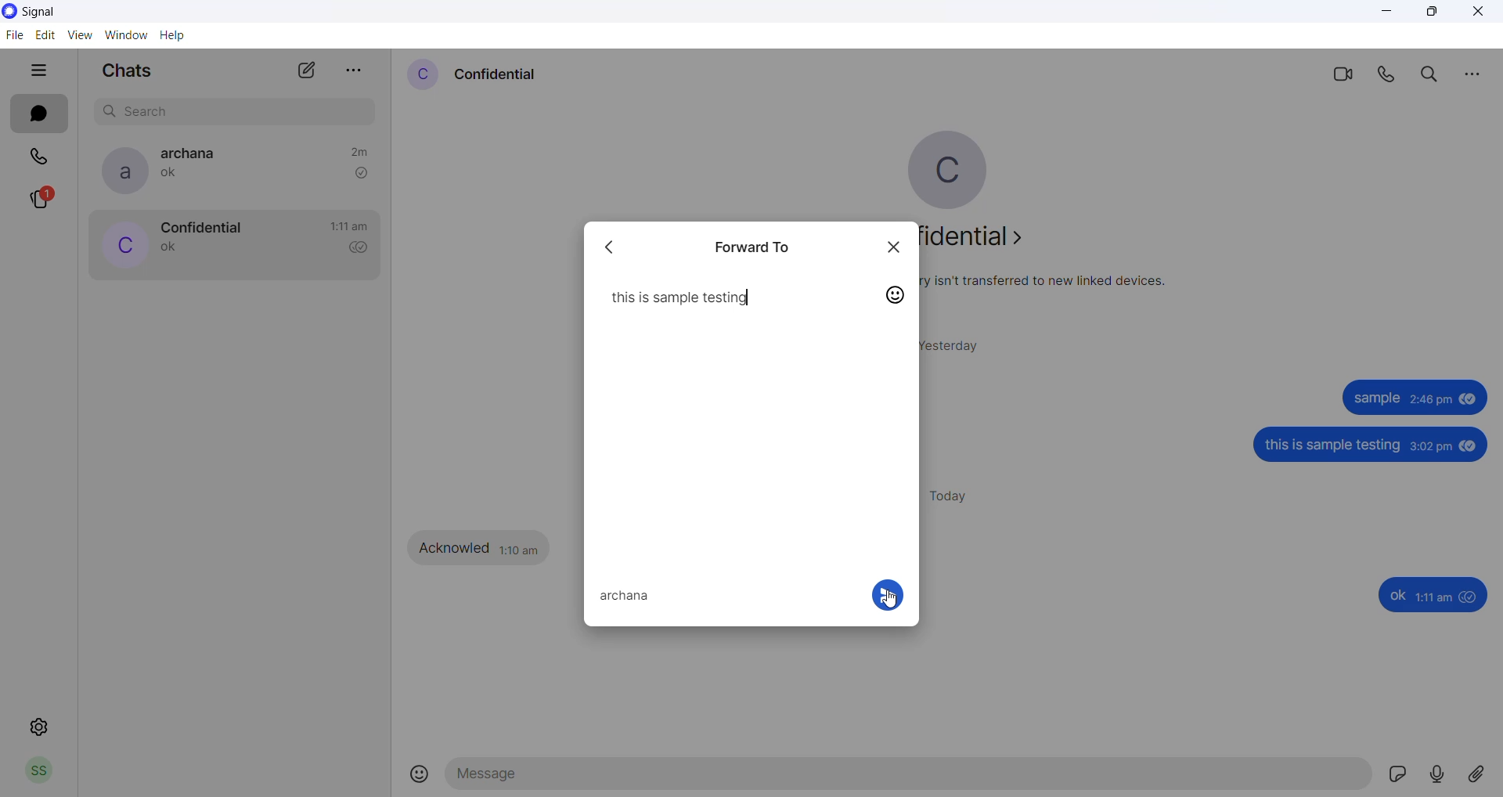 The width and height of the screenshot is (1503, 797). What do you see at coordinates (200, 226) in the screenshot?
I see `contact name` at bounding box center [200, 226].